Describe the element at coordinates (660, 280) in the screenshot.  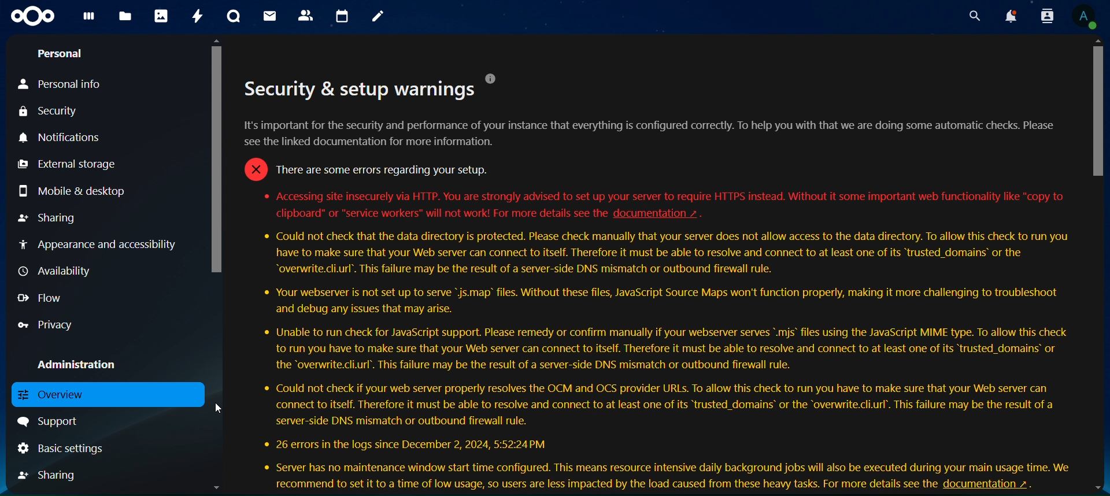
I see ` Security & setup warnings ] It's important for the security and performance of your instance that everything is configured correctly. To help you with that we are doing some automatic checks. Please see the linked documentation for more information. [x] There are some errors regarding your setup. e * Accessing site insecurely via HTTP. You are strongly advised to set up your server to require HTTPS instead. Without it some important web functionality like “copy to clipboard" or "service workers" will not work! For more details see the documentation ~ . * Could not check that the data directory is protected. Please check manually that your server does not allow access to the data directory. To allow this check to run you leges have to make sure that your Web server can connect to itself. Therefore it must be able to resolve and connect to at least one of its “trusted_domains’ or the “overwrite.cli.url’. This failure may be the result of a server-side DNS mismatch or outbound firewall rule. * Your webserver is not set up to serve "js.map’ files. Without these files, JavaScript Source Maps won't function properly, making it more challenging to troubleshoot and debug any issues that may arise. * Unable to run check for JavaScript support. Please remedy or confirm manually if your webserver serves ".mjs’ files using the JavaScript MIME type. To allow this check to run you have to make sure that your Web server can connect to itself. Therefore it must be able to resolve and connect to at least one of its “trusted_domains™ or the “overwrite cli.url’. This failure may be the result of a server-side DNS mismatch or outbound firewall rule. * Could not check if your web server properly resolves the OCM and OCS provider URLs. To allow this check to run you have to make sure that your Web server can connect to itself. Therefore it must be able to resolve and connect to at least one of its “trusted_domains™ or the “overwrite.cli.url’. This failure may be the result of a : server-side DNS mismatch or outbound firewall rule. * 26 errors in the logs since December 2, 2024, 5:52:24 PM * Server has no maintenance window start time configured. This means resource intensive daily background jobs will also be executed during your main usage time. We _ recommend to set it to a time of low usage. so users are less impacted by the load caused from these heavy tasks. For more details see the documentation ~ .` at that location.